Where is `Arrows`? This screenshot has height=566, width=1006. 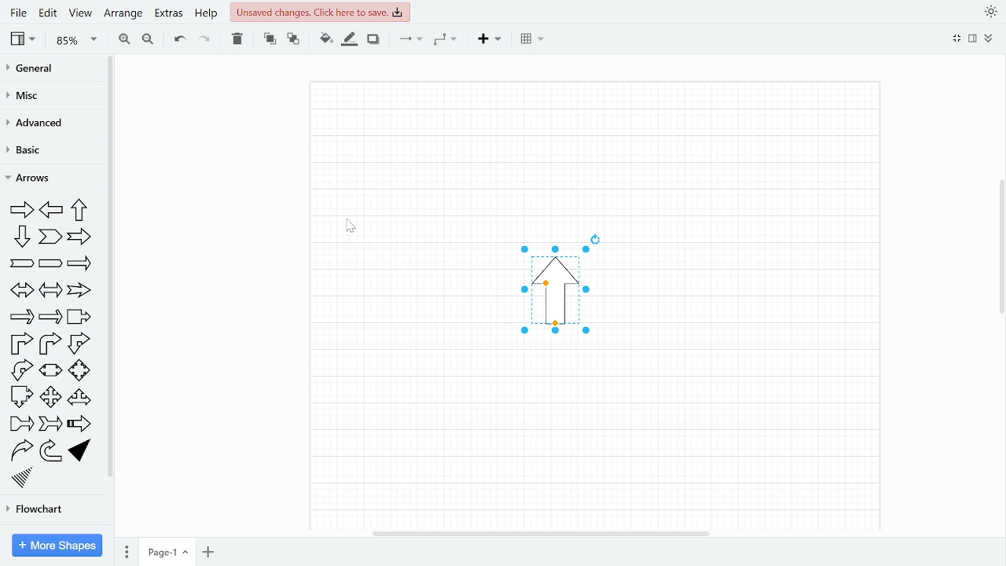
Arrows is located at coordinates (35, 178).